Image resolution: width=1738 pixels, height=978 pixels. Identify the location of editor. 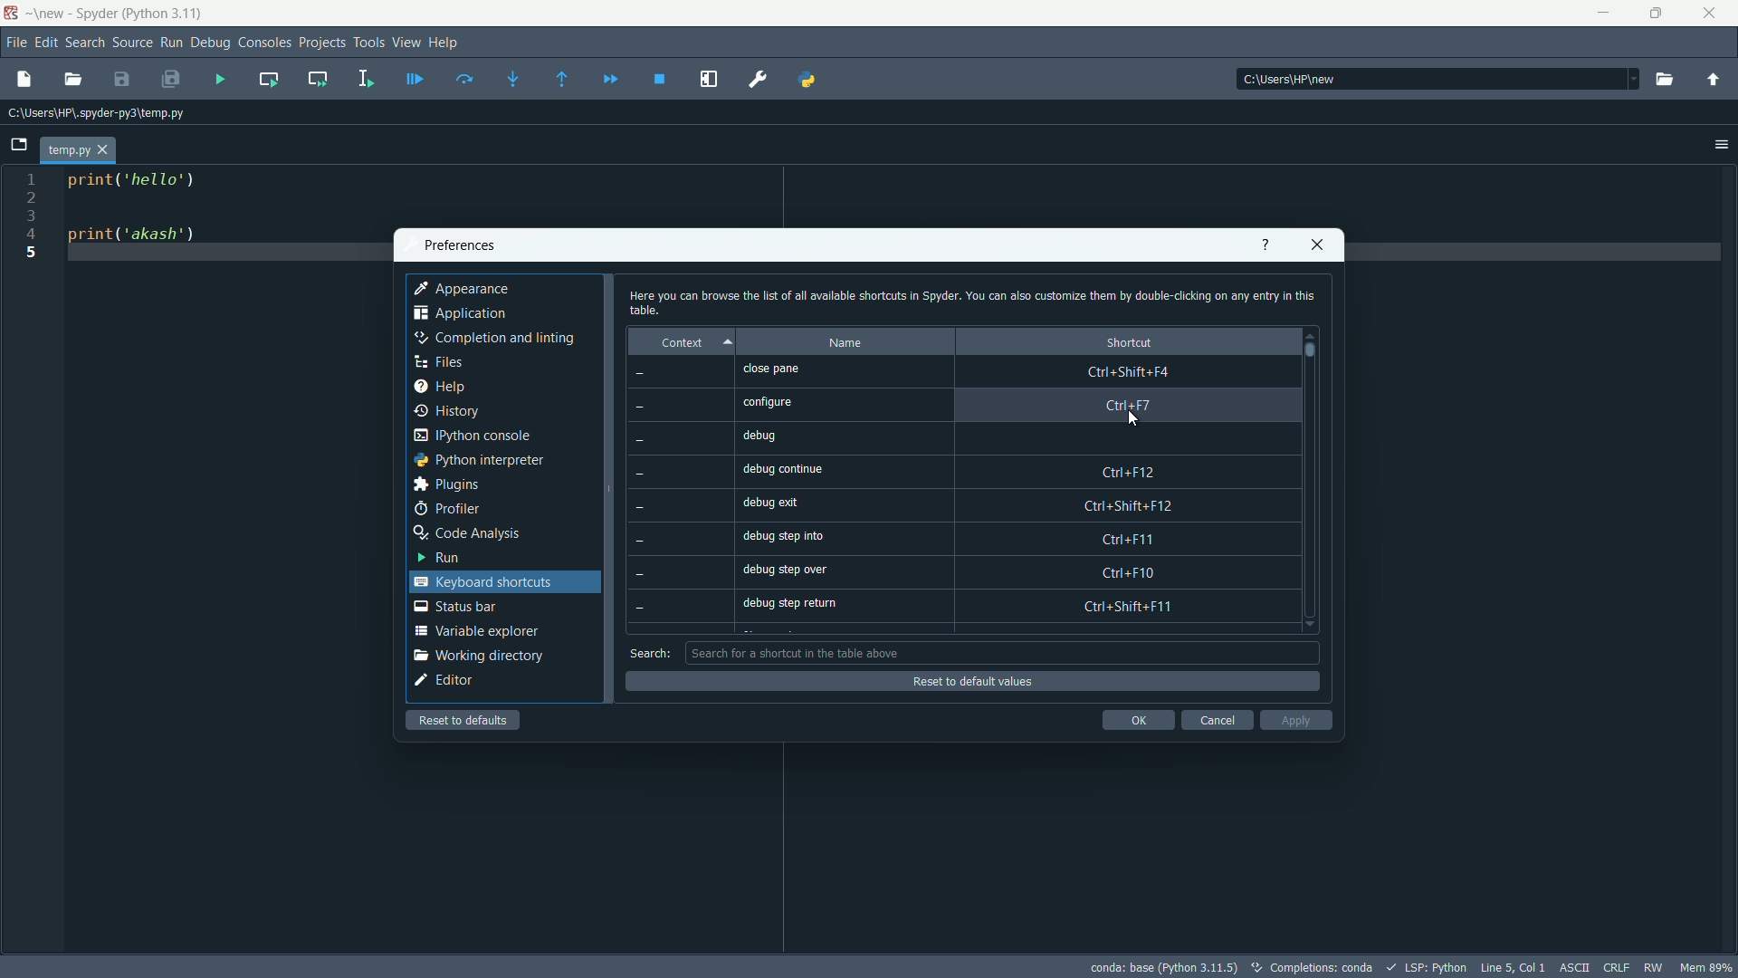
(444, 681).